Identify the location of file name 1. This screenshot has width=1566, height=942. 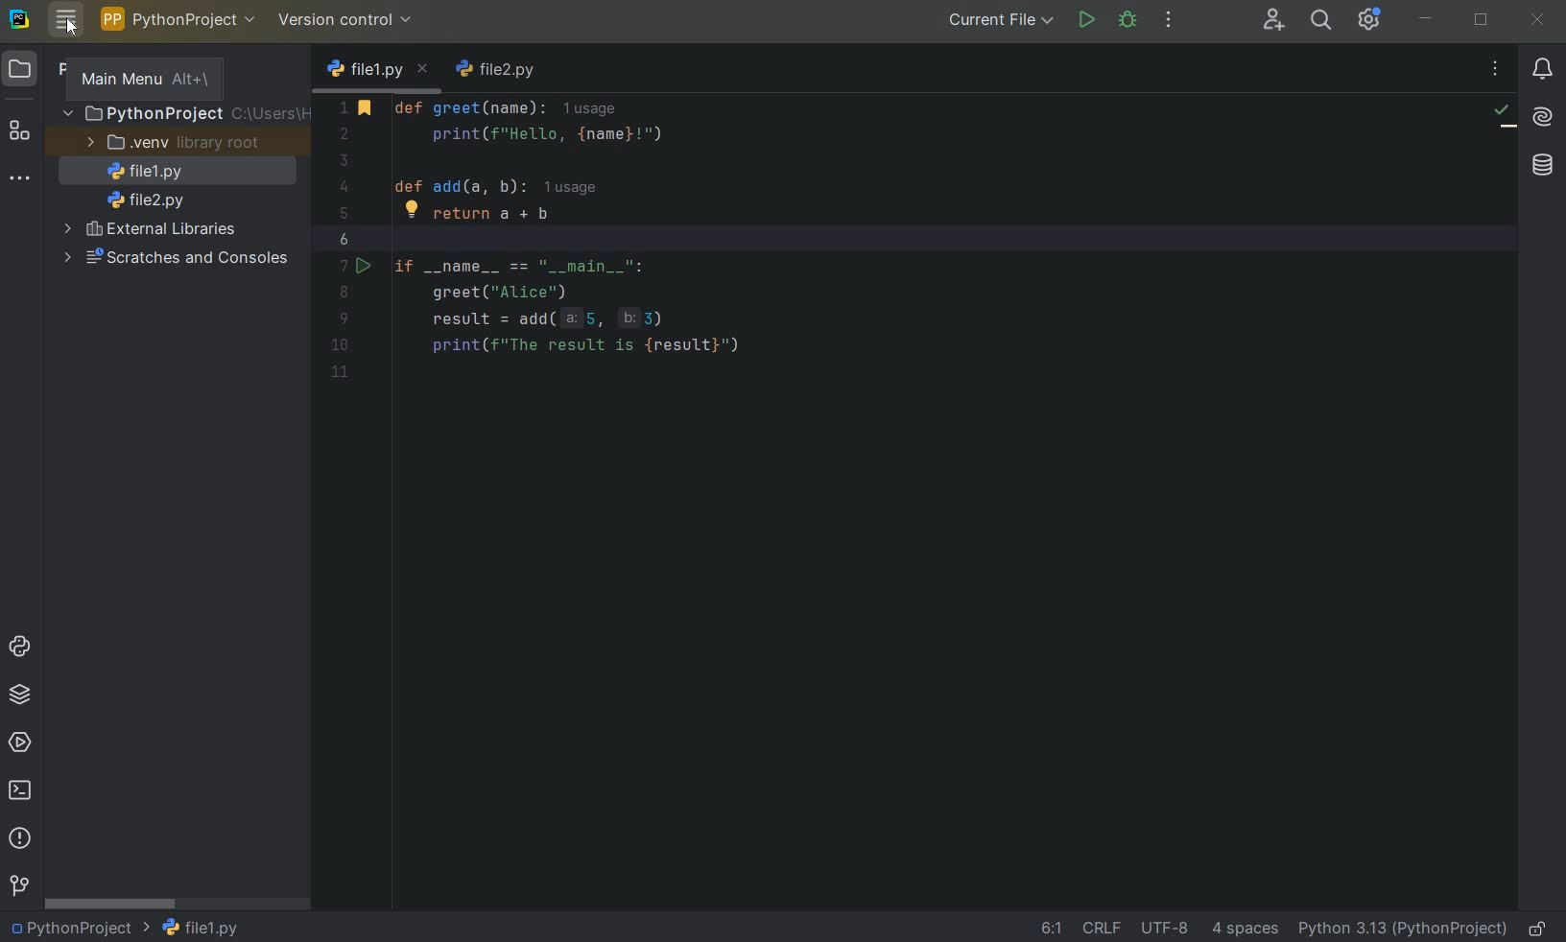
(140, 172).